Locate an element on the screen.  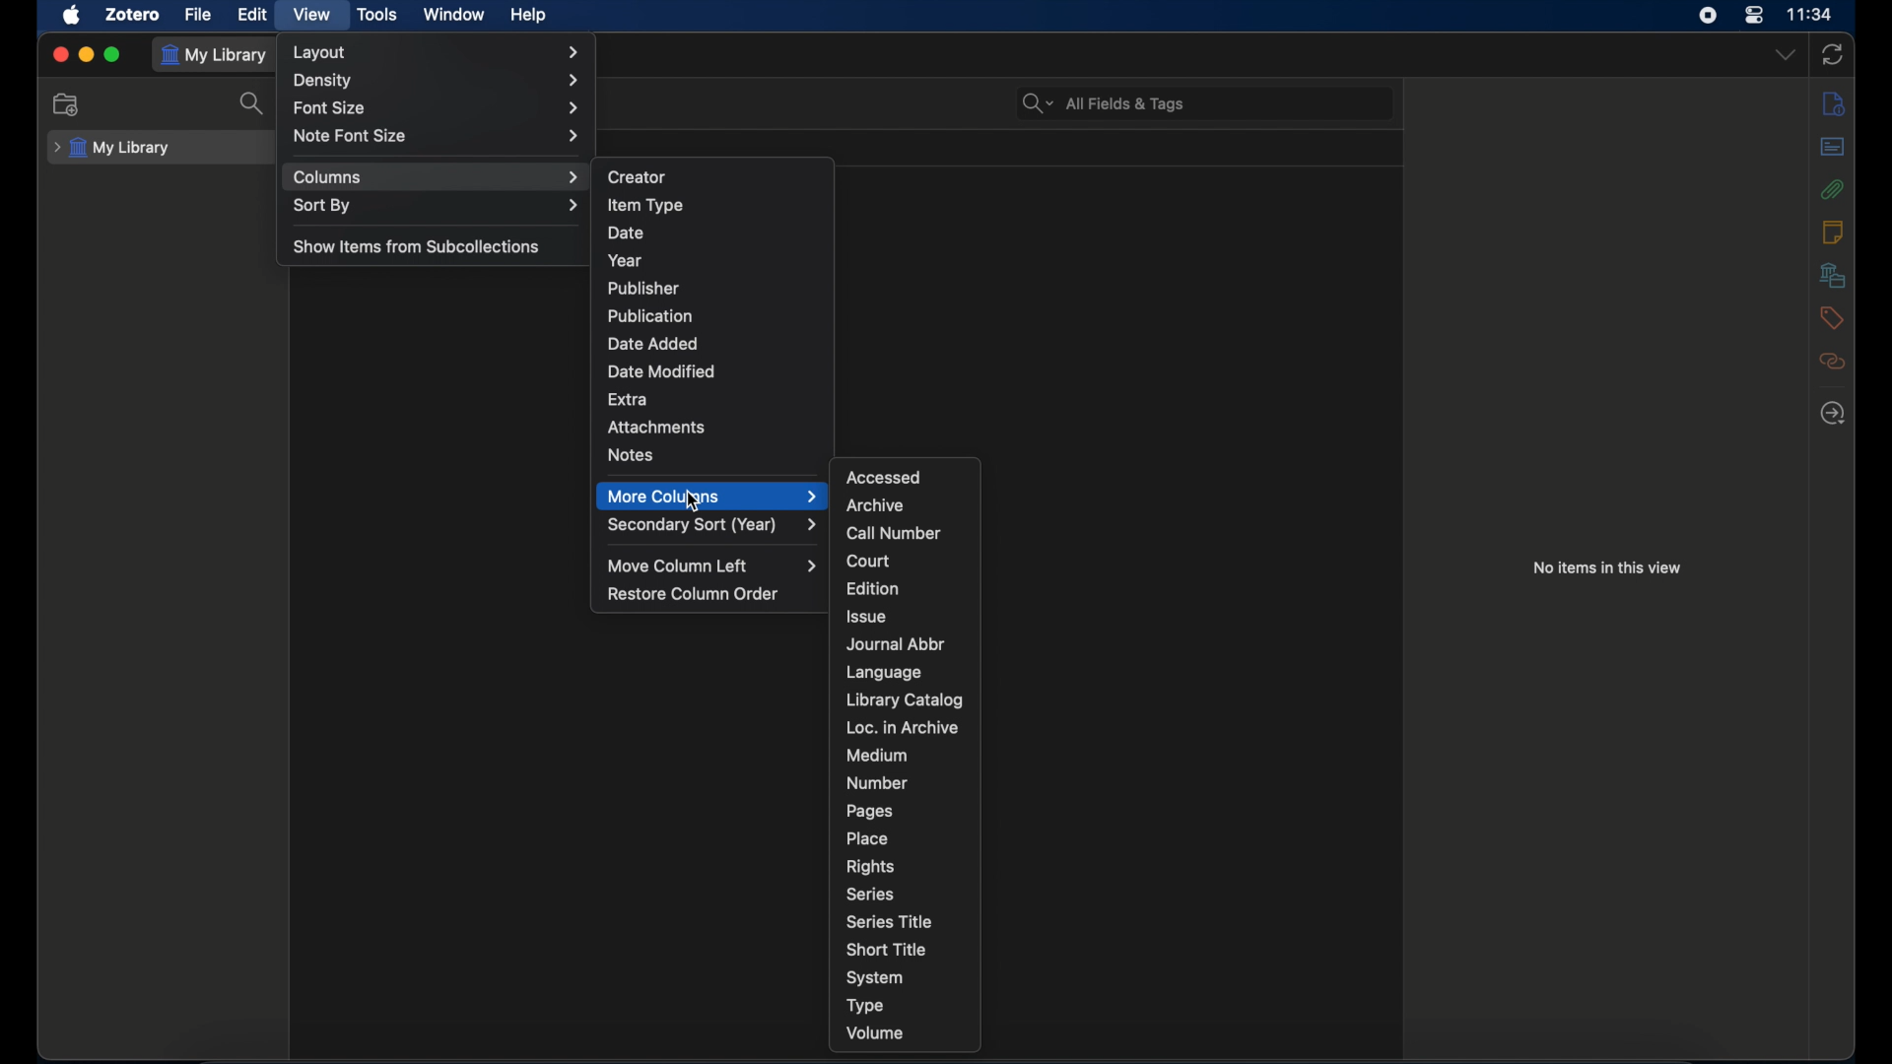
related is located at coordinates (1833, 362).